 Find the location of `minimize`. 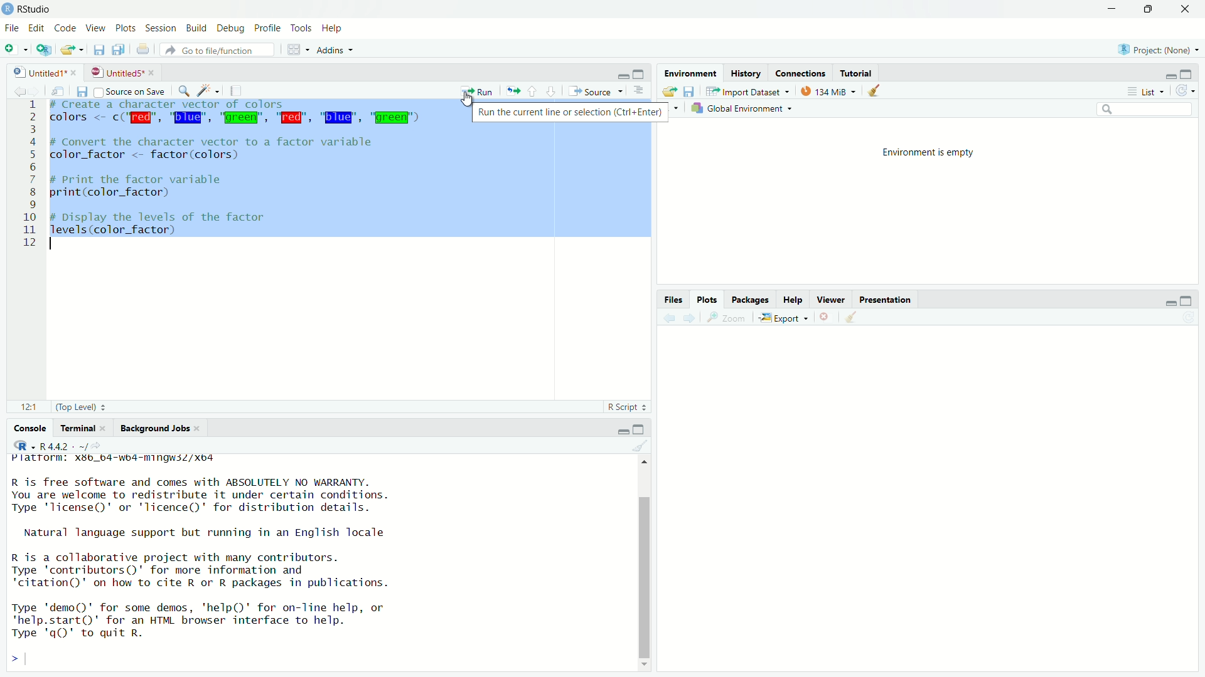

minimize is located at coordinates (1113, 8).